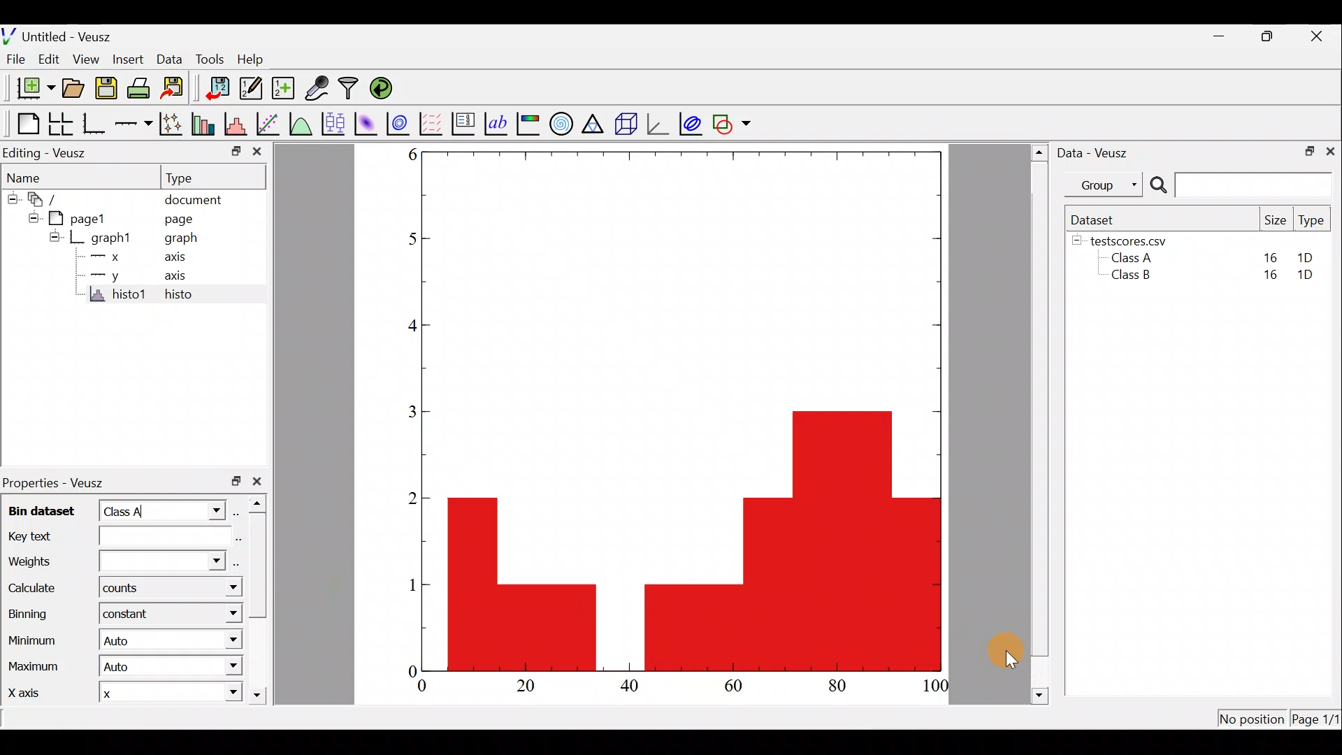 The width and height of the screenshot is (1342, 755). I want to click on Fit a function to data, so click(269, 123).